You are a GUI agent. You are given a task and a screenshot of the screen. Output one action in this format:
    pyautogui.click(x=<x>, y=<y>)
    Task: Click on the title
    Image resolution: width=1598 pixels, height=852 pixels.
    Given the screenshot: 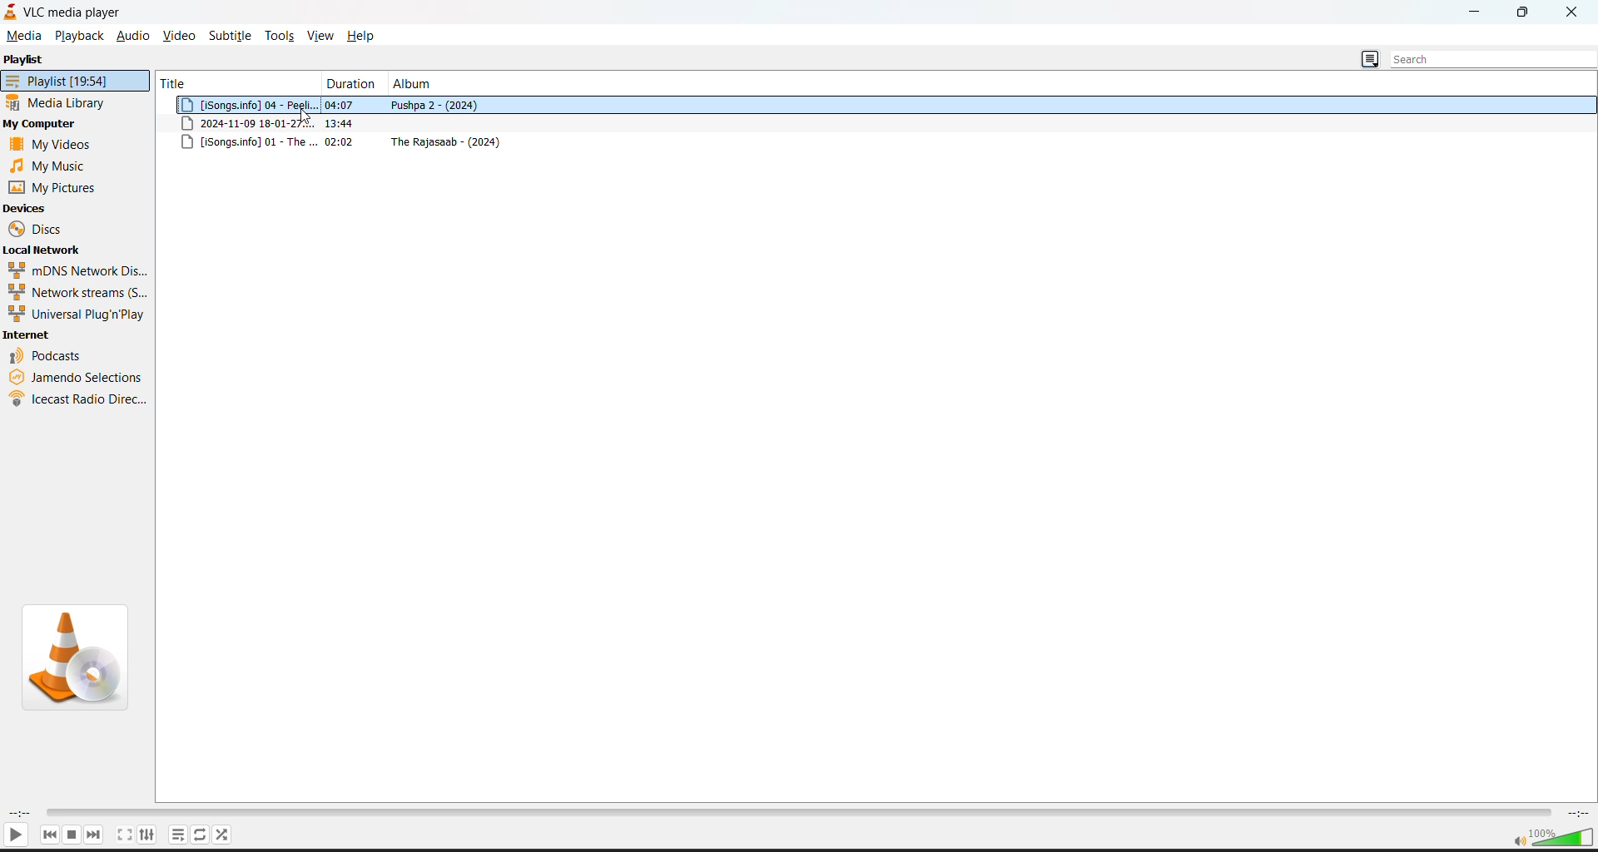 What is the action you would take?
    pyautogui.click(x=235, y=81)
    